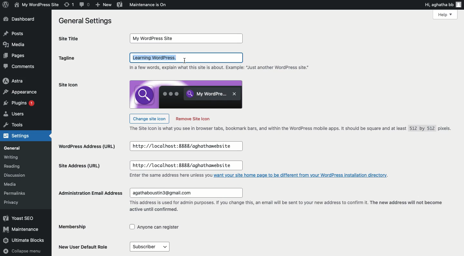  Describe the element at coordinates (22, 229) in the screenshot. I see `Maintenance` at that location.